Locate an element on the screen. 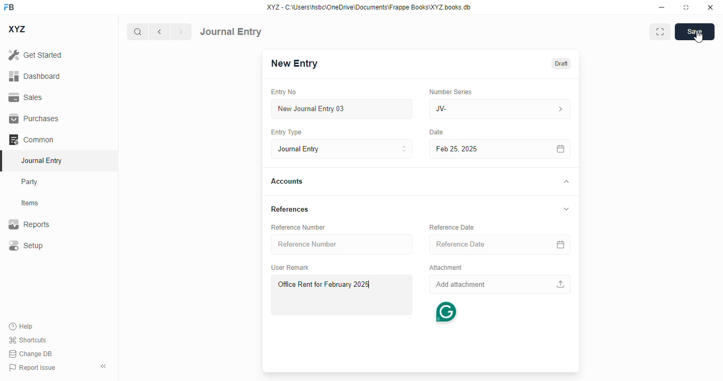  toggle expand/collapse is located at coordinates (565, 208).